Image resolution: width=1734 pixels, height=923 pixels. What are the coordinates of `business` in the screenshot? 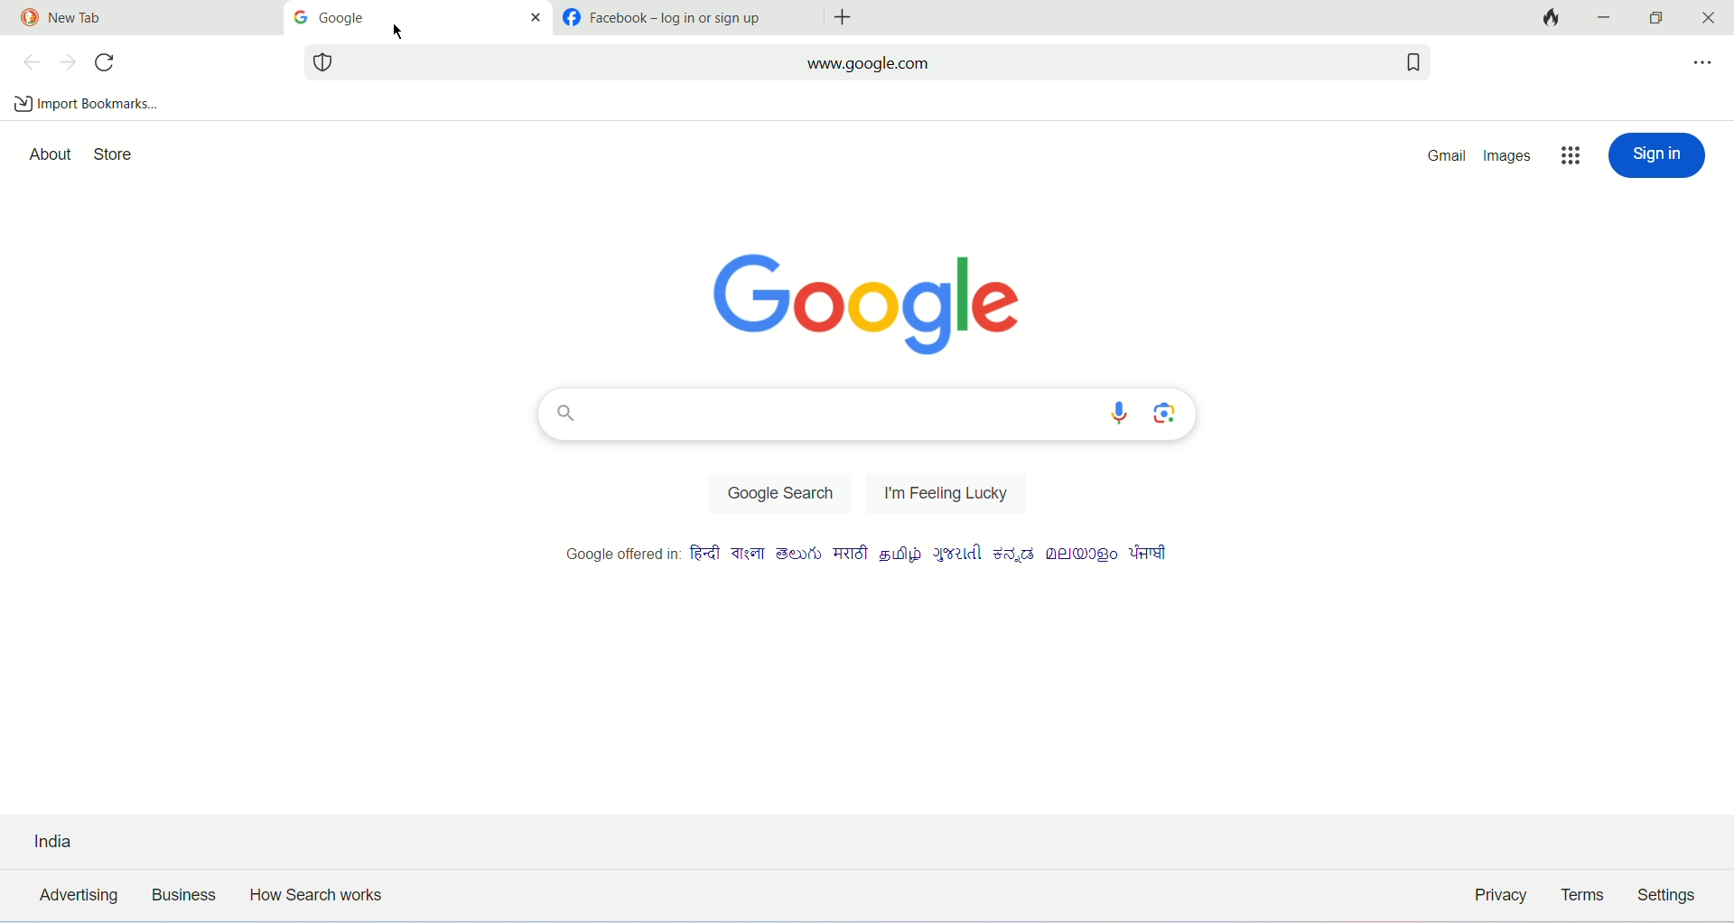 It's located at (181, 895).